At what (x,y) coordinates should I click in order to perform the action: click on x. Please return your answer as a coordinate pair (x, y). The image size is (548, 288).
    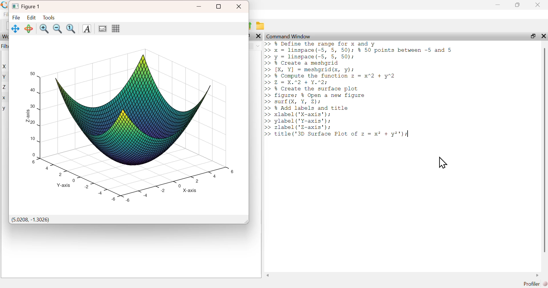
    Looking at the image, I should click on (5, 98).